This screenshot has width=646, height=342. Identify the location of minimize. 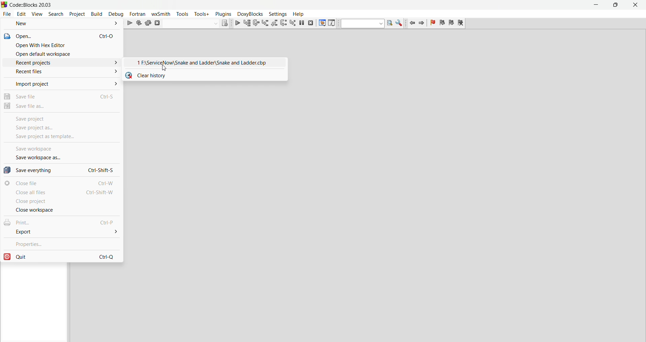
(597, 6).